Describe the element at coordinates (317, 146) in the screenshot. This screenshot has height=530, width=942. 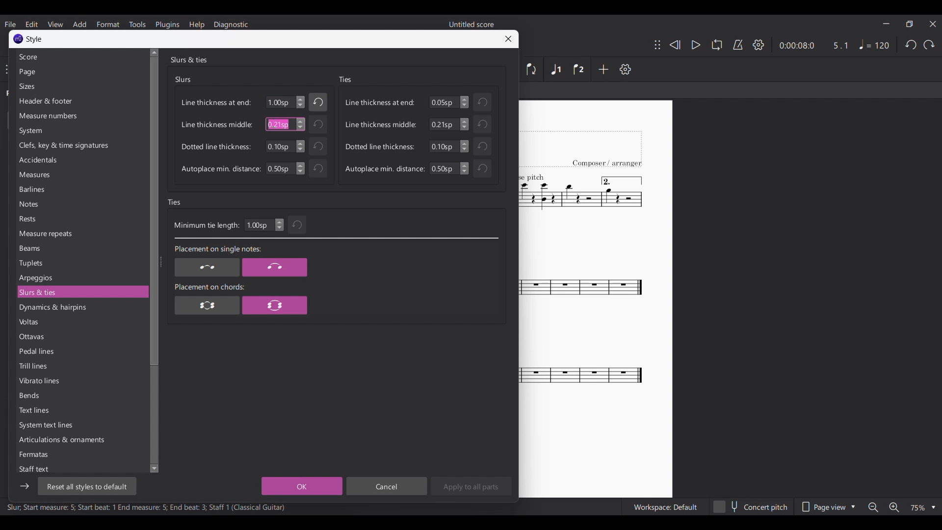
I see `Undo` at that location.